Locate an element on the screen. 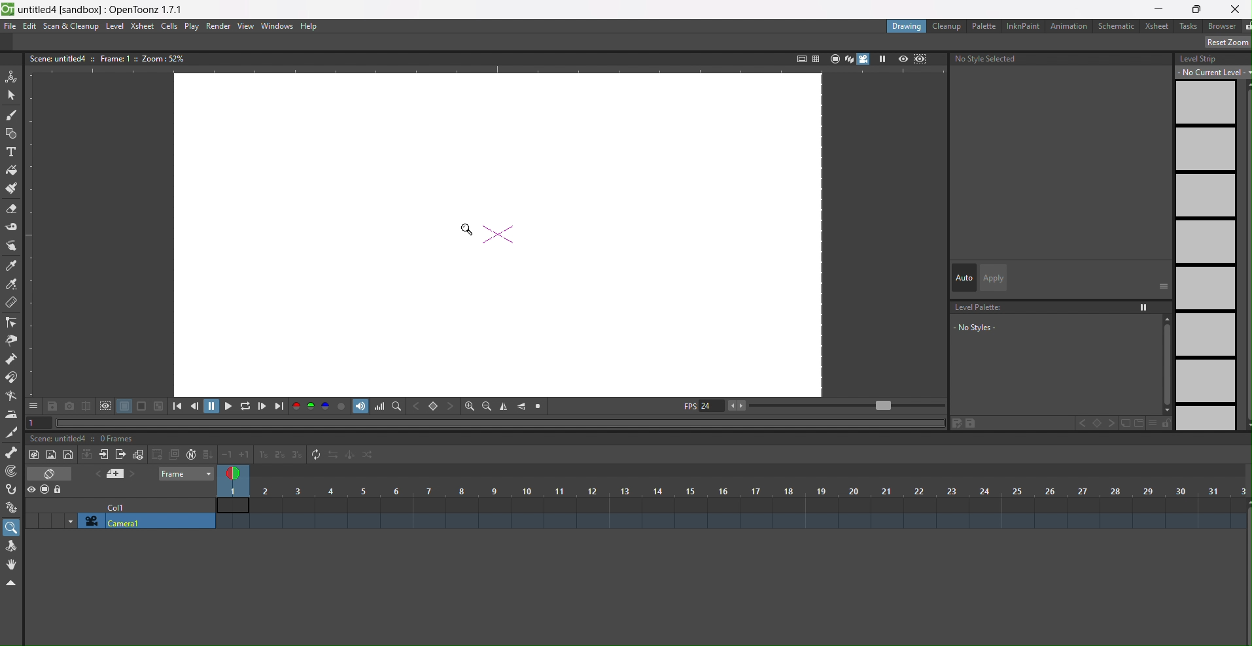 The width and height of the screenshot is (1252, 646).  is located at coordinates (13, 284).